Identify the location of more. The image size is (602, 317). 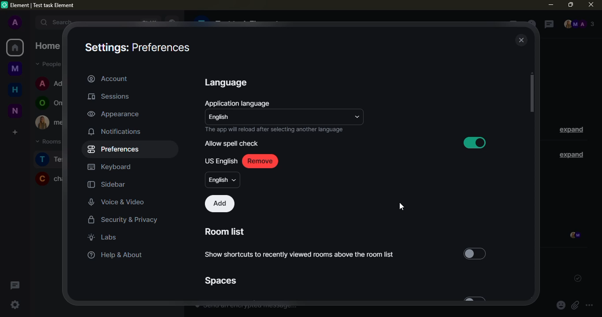
(589, 306).